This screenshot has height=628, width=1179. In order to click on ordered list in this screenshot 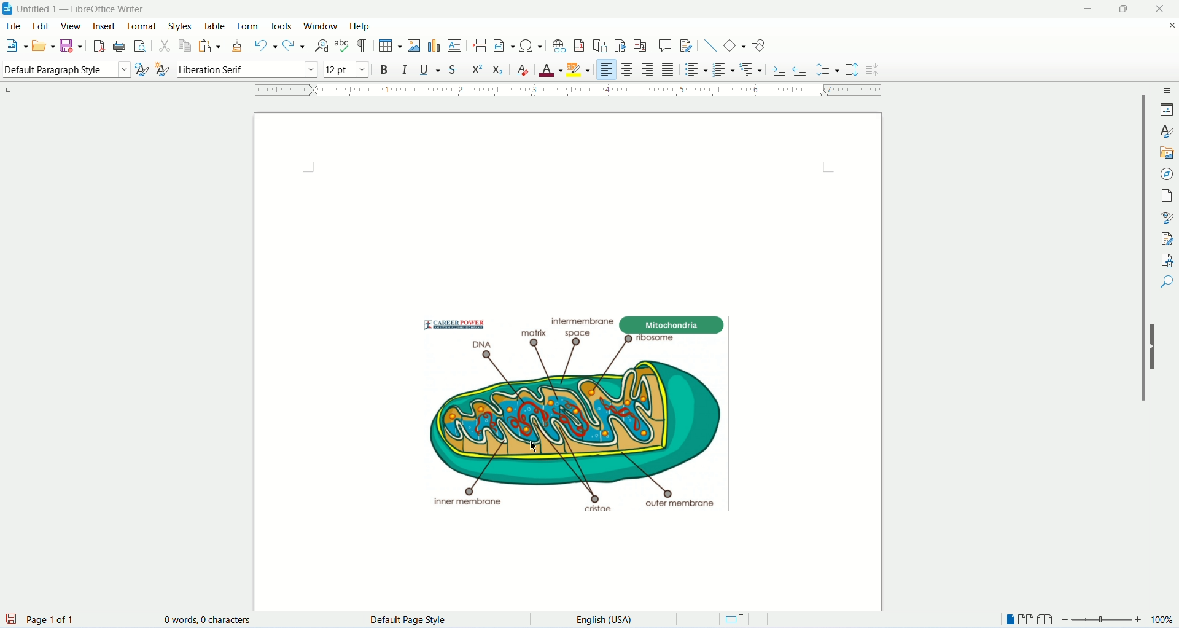, I will do `click(723, 71)`.